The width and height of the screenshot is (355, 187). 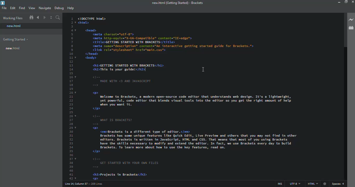 What do you see at coordinates (23, 8) in the screenshot?
I see `find` at bounding box center [23, 8].